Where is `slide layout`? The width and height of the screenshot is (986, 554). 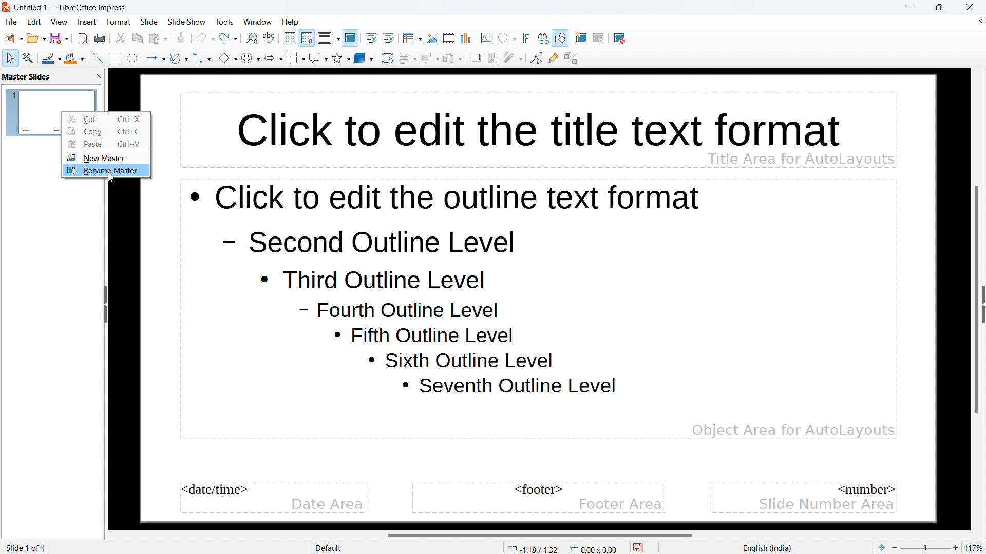
slide layout is located at coordinates (644, 38).